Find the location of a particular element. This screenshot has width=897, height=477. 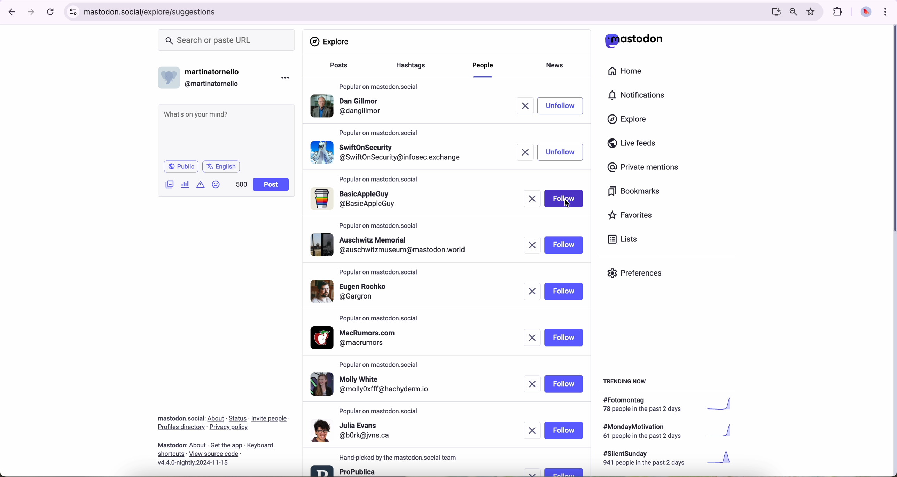

hasgtags is located at coordinates (415, 66).